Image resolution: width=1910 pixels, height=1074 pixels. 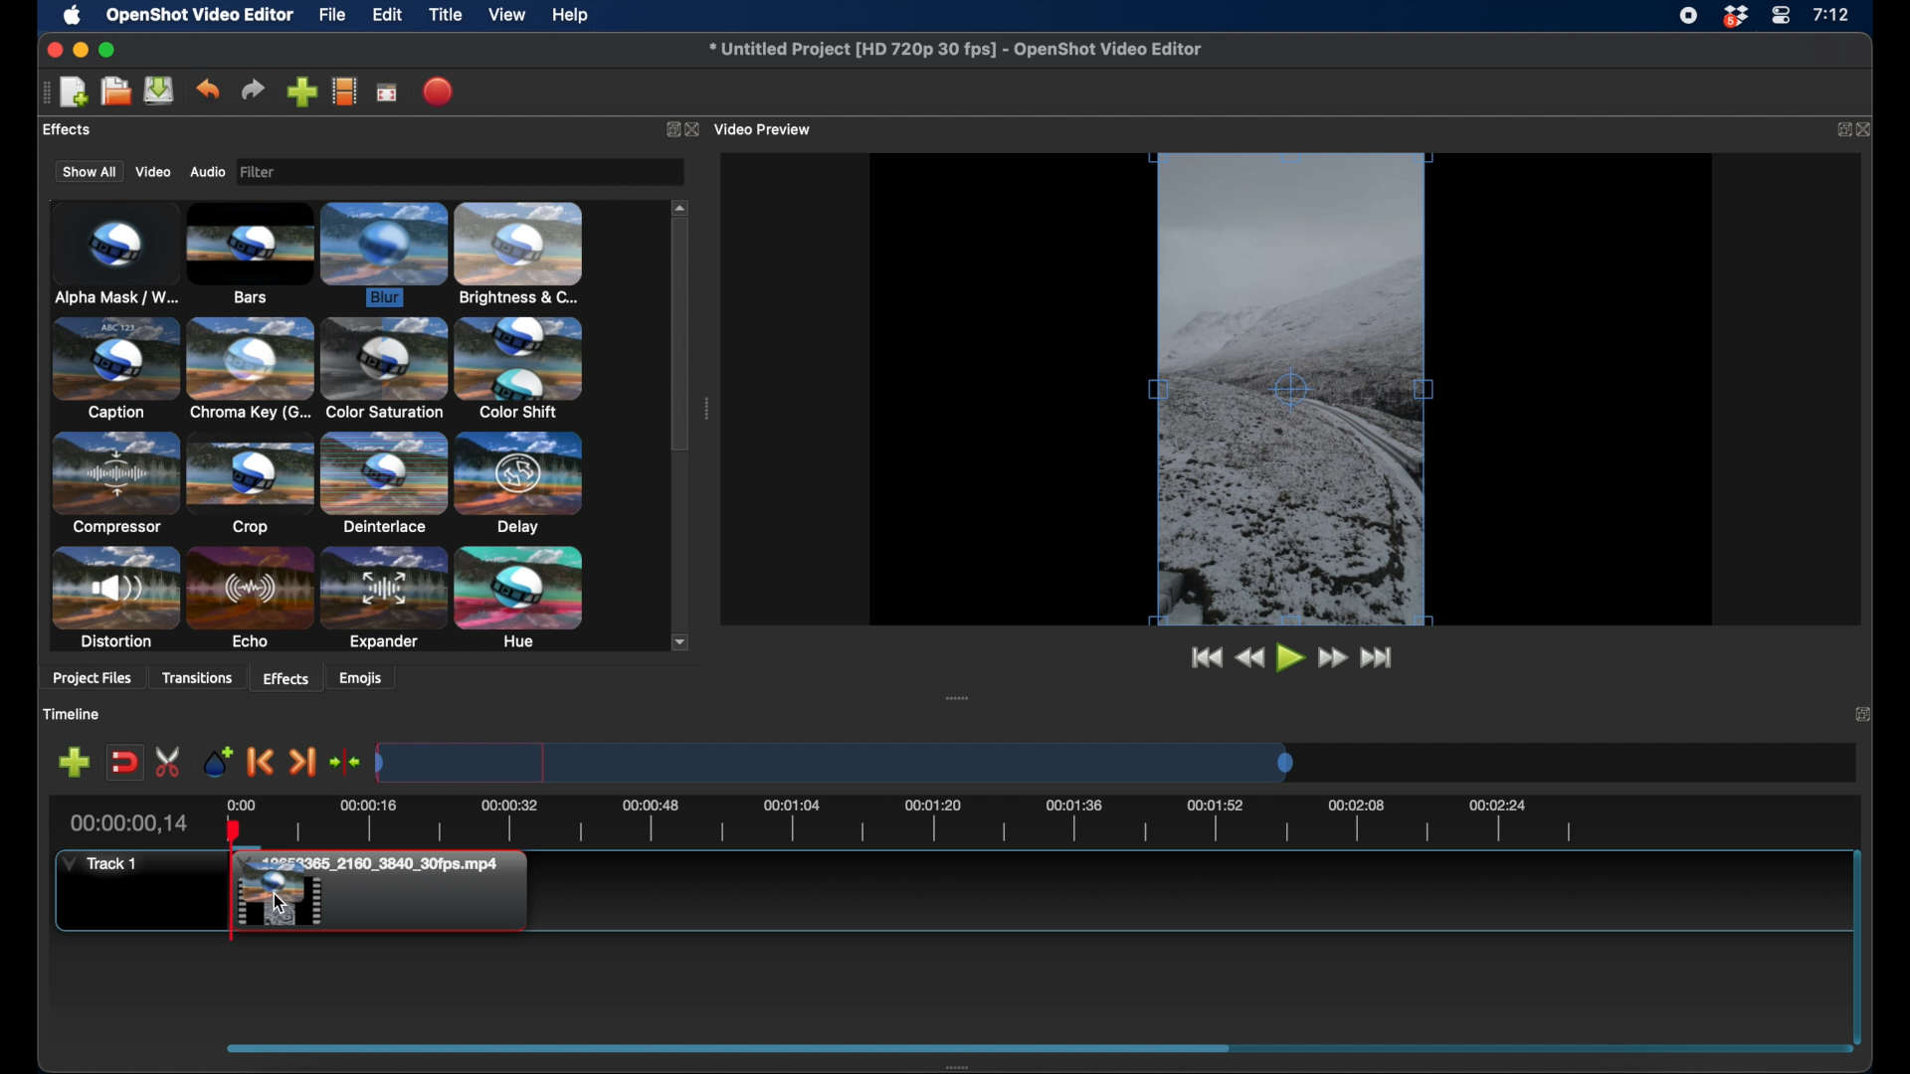 I want to click on maximize, so click(x=108, y=51).